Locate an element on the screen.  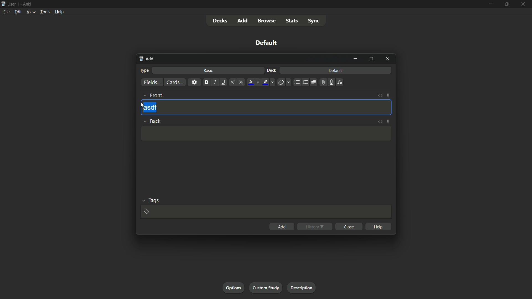
help is located at coordinates (378, 227).